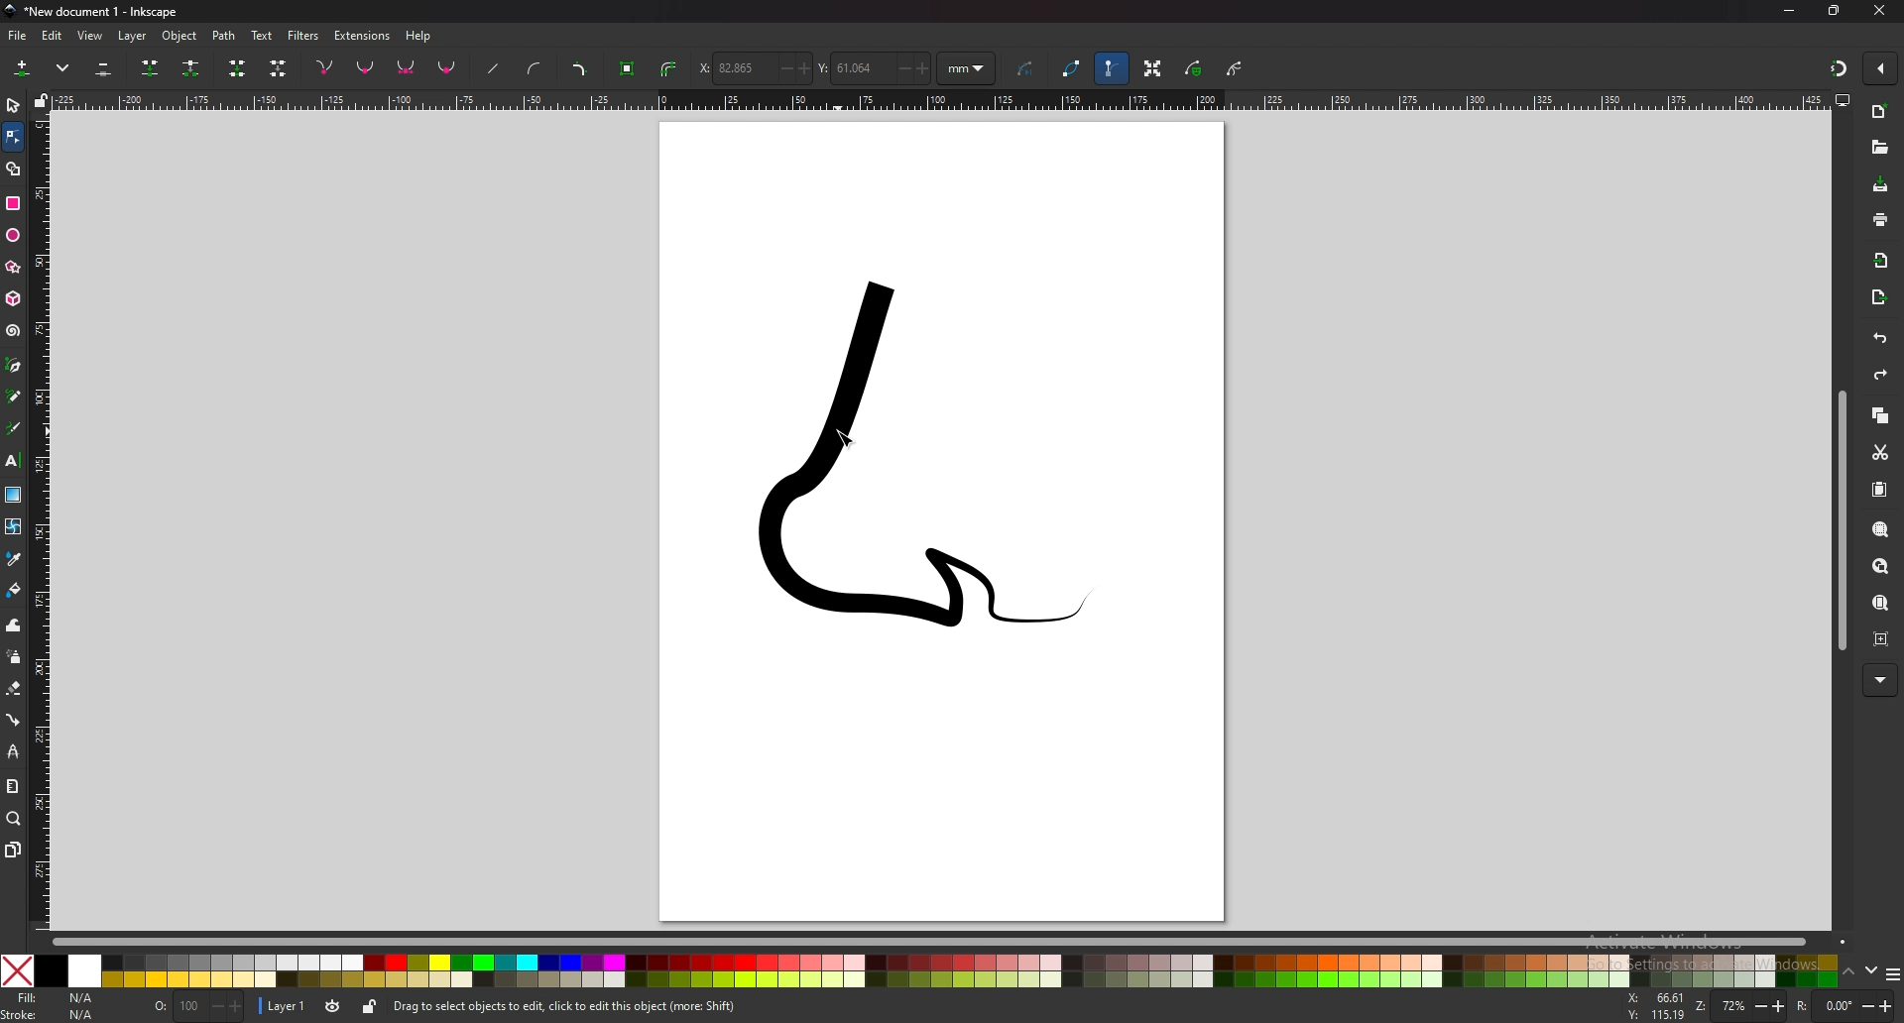 This screenshot has width=1904, height=1023. Describe the element at coordinates (13, 753) in the screenshot. I see `lpe` at that location.